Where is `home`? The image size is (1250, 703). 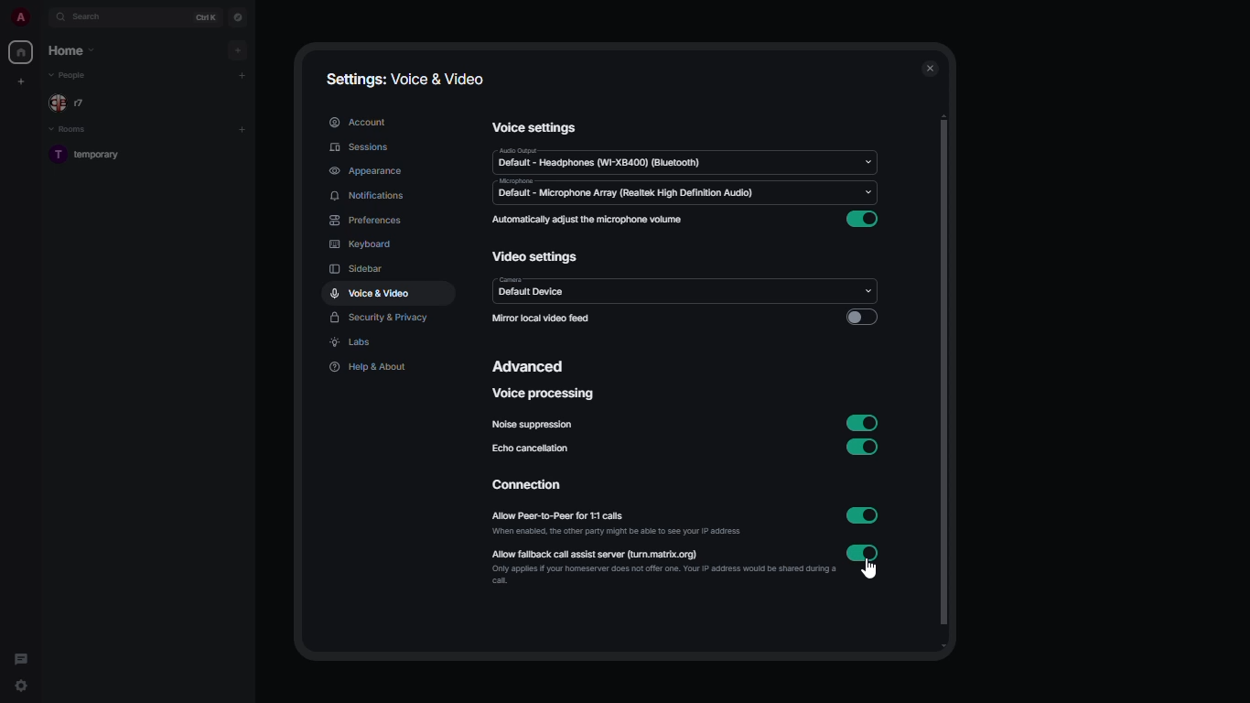
home is located at coordinates (70, 49).